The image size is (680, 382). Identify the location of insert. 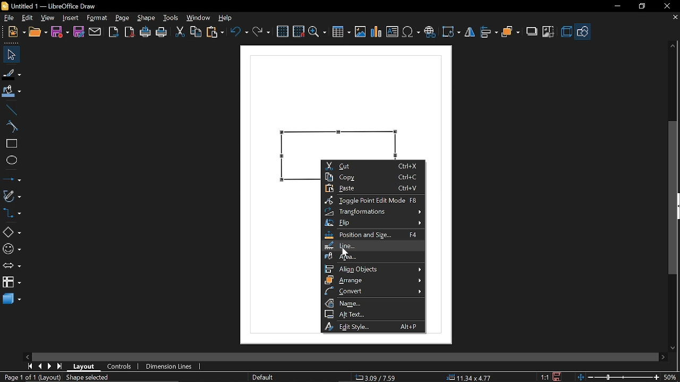
(72, 18).